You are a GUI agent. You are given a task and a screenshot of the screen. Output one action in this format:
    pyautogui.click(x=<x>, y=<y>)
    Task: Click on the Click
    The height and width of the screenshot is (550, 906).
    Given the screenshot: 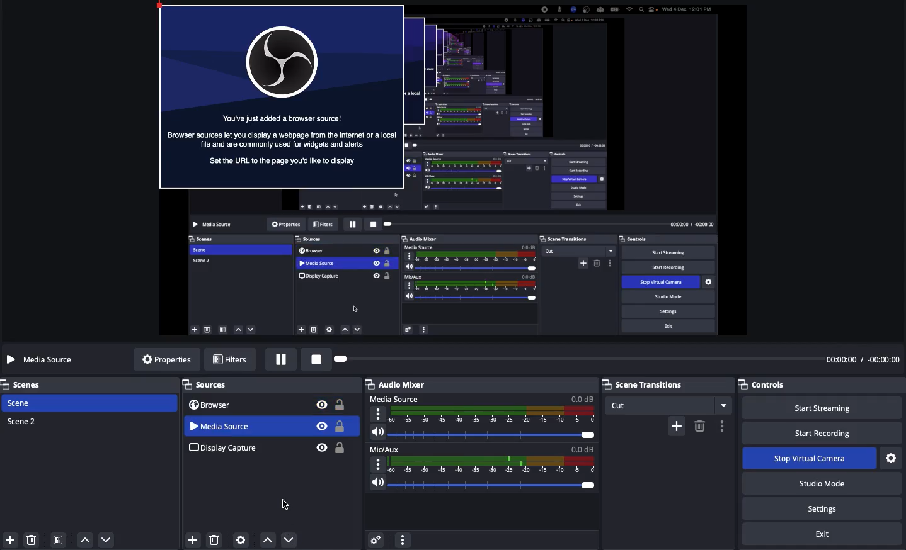 What is the action you would take?
    pyautogui.click(x=289, y=540)
    